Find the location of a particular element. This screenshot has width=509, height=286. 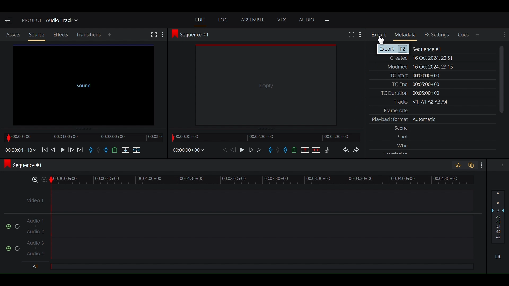

Sequence #1 is located at coordinates (428, 50).